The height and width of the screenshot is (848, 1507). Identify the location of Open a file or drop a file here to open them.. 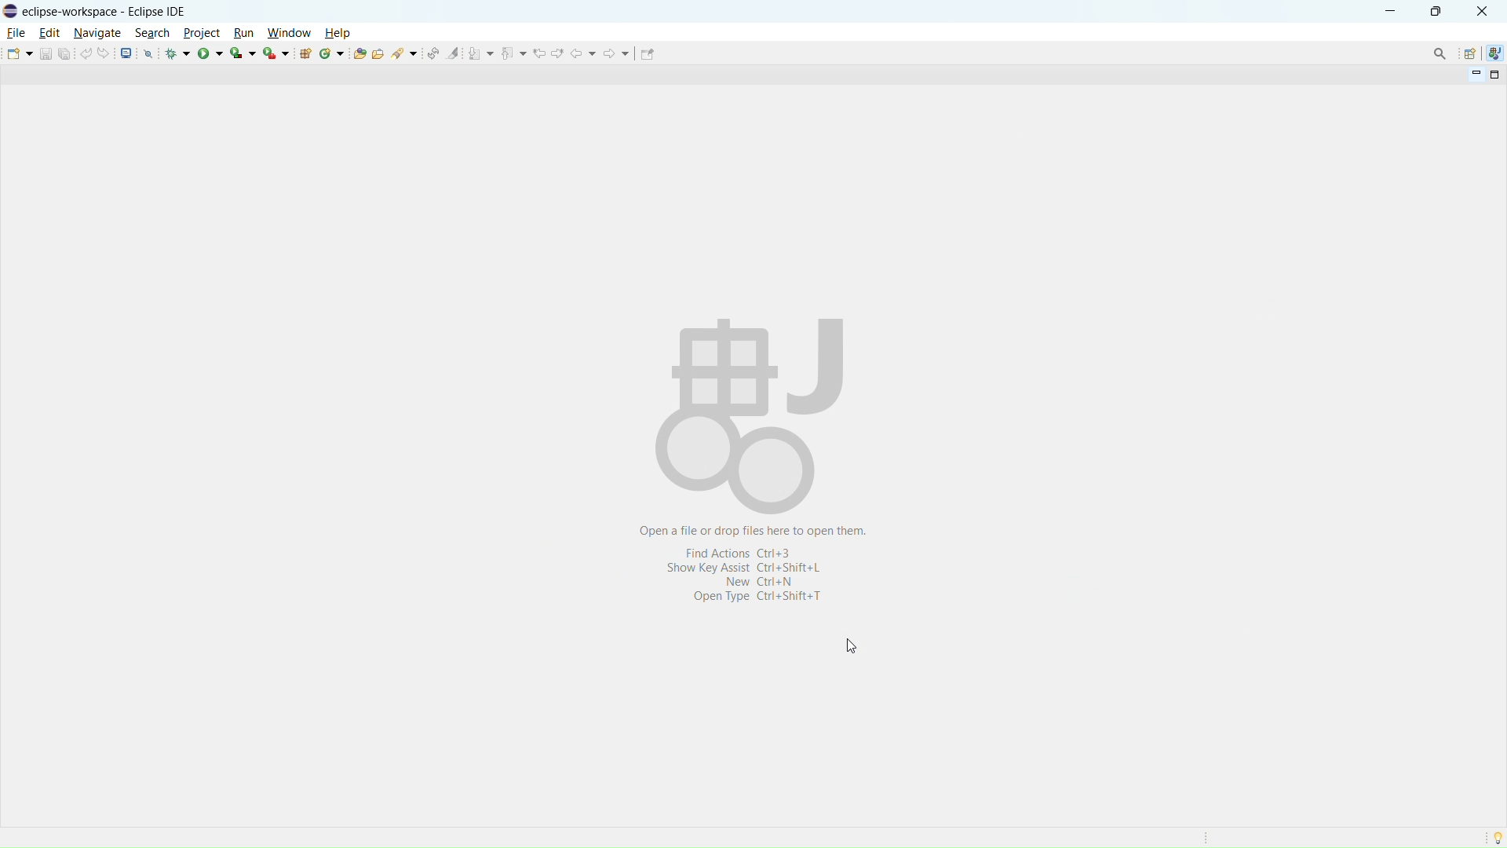
(763, 424).